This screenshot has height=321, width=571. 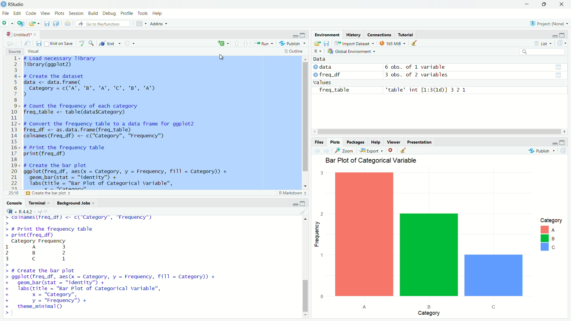 I want to click on Background Jobs, so click(x=74, y=203).